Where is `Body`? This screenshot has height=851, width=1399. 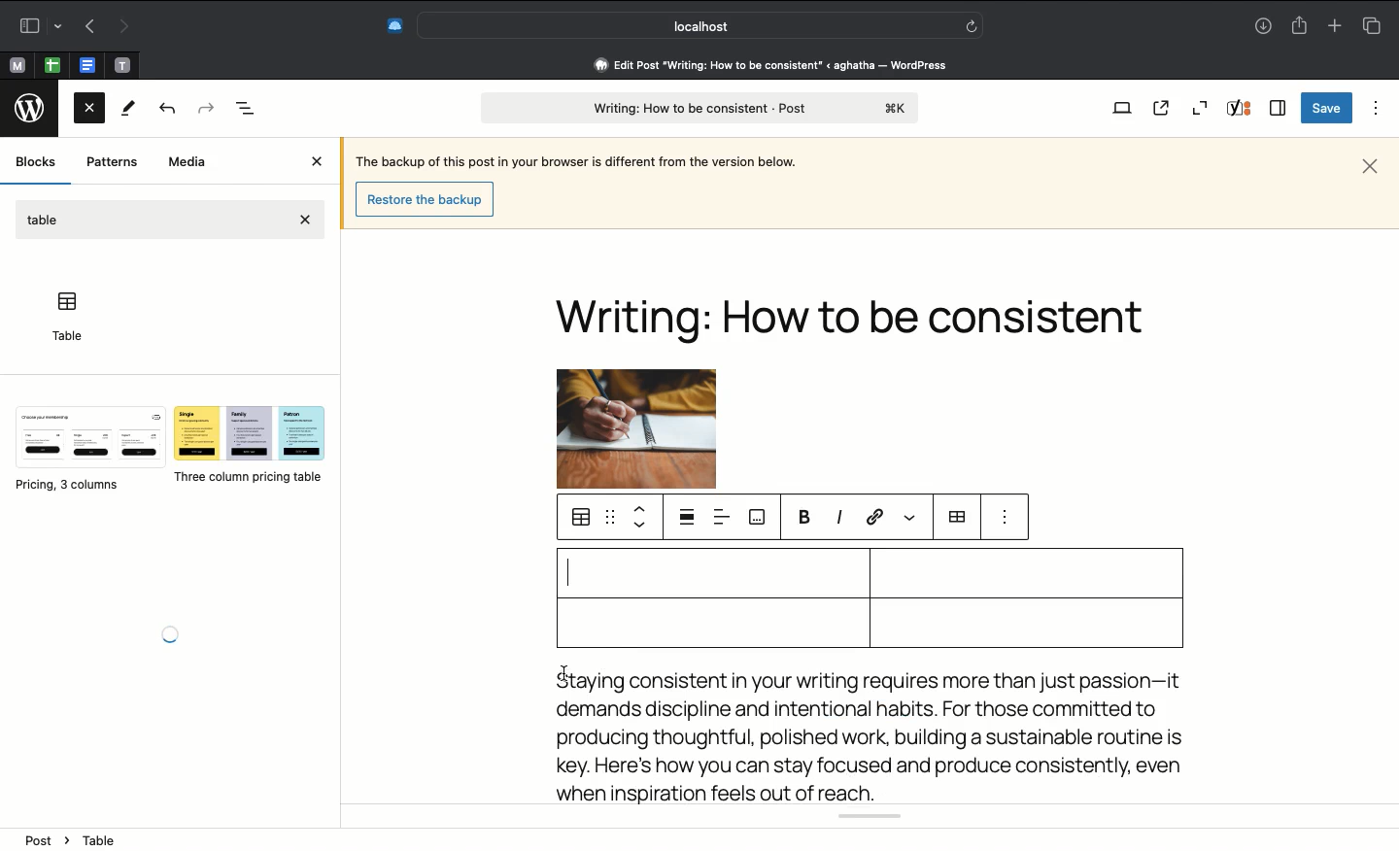 Body is located at coordinates (873, 734).